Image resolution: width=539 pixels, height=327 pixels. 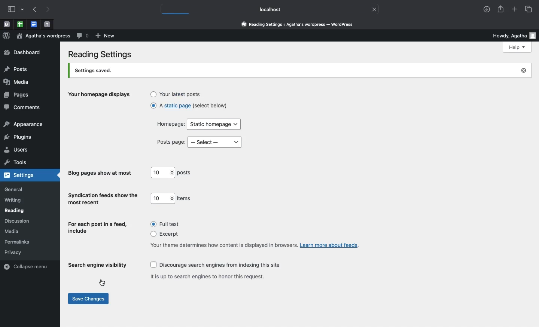 I want to click on close, so click(x=525, y=70).